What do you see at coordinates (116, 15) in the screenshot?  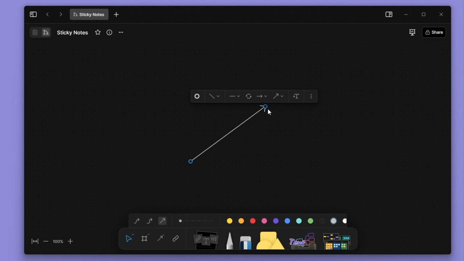 I see `new tab` at bounding box center [116, 15].